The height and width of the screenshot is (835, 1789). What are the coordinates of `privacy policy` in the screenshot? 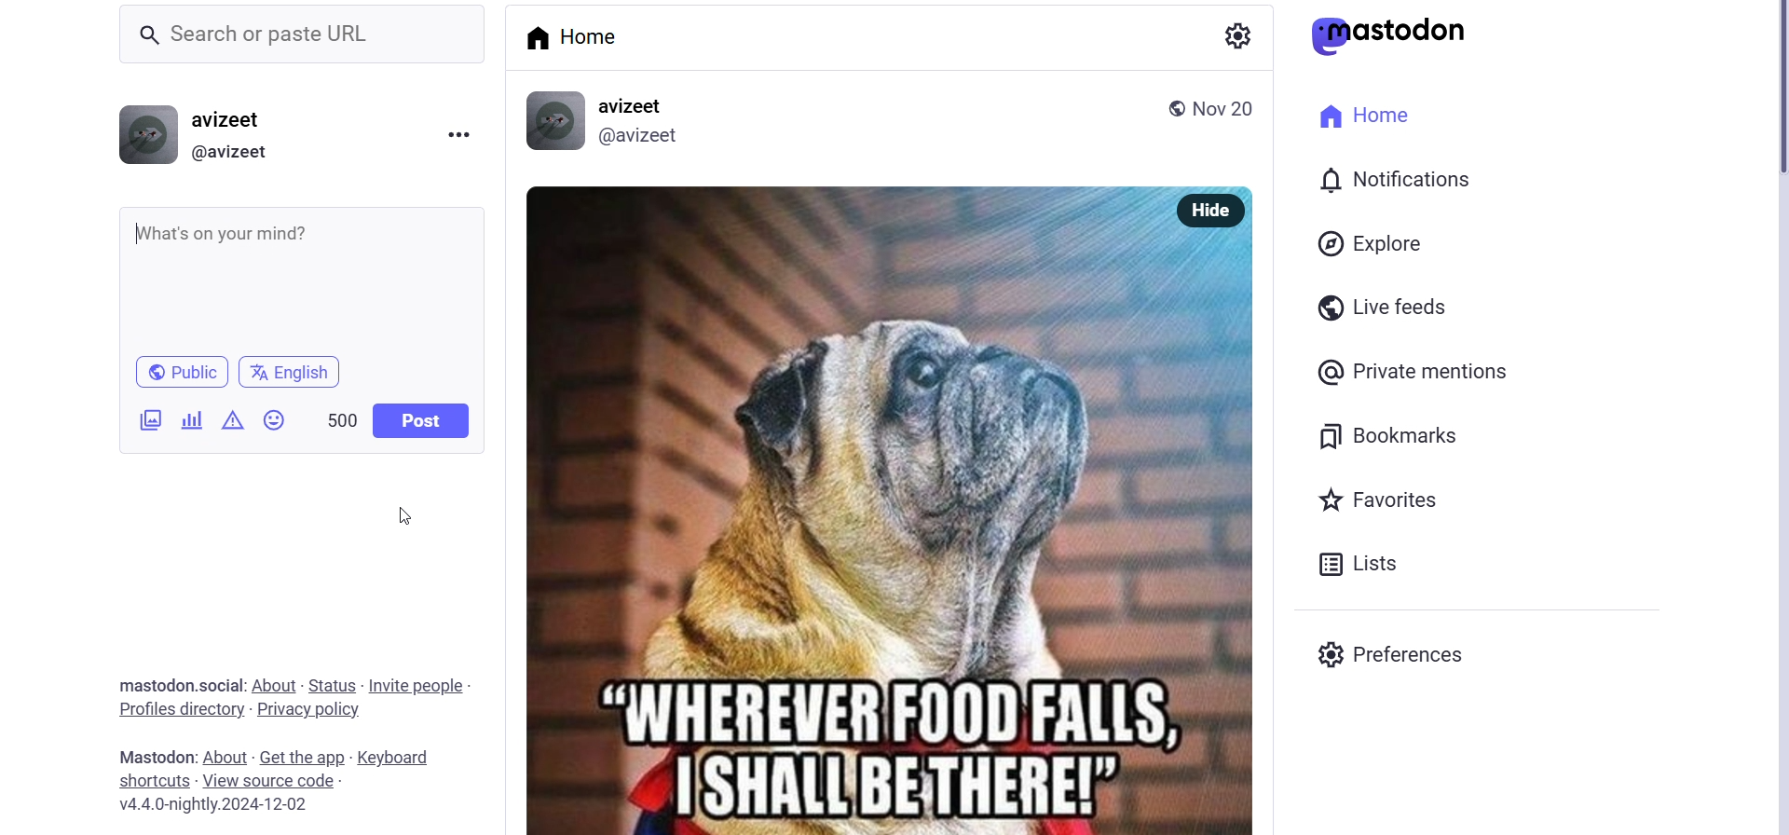 It's located at (322, 713).